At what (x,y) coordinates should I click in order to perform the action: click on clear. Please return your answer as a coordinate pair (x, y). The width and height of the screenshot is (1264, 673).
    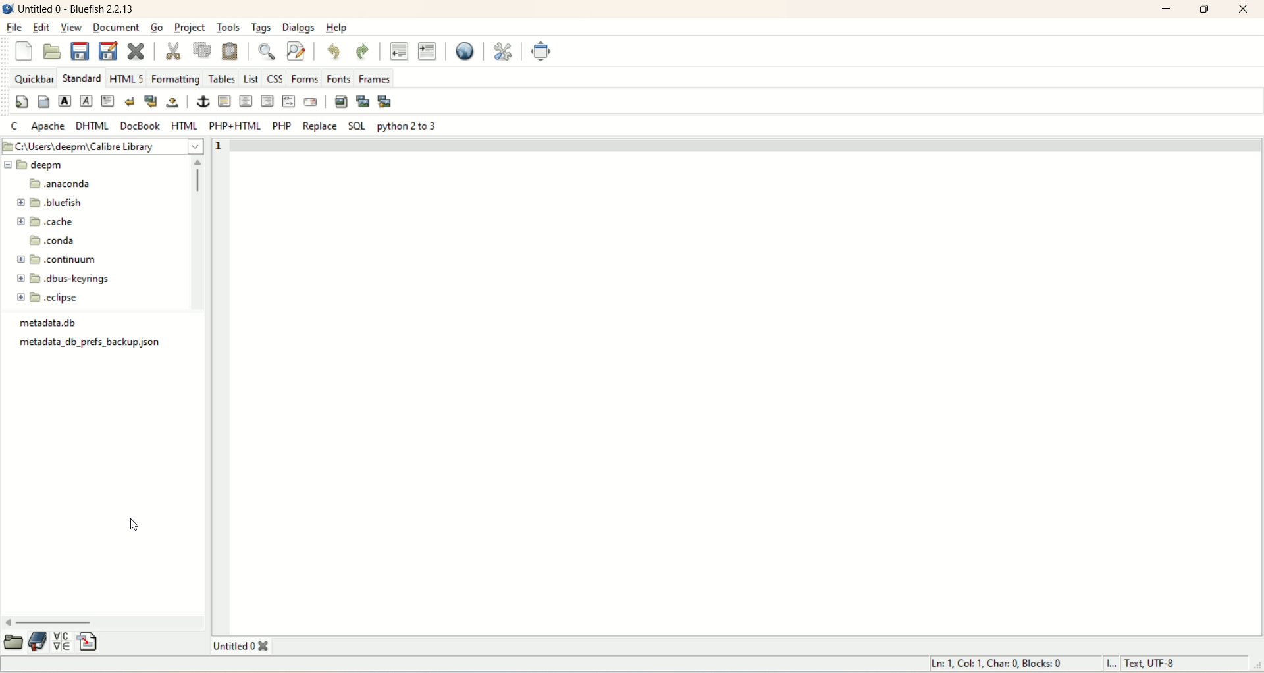
    Looking at the image, I should click on (129, 100).